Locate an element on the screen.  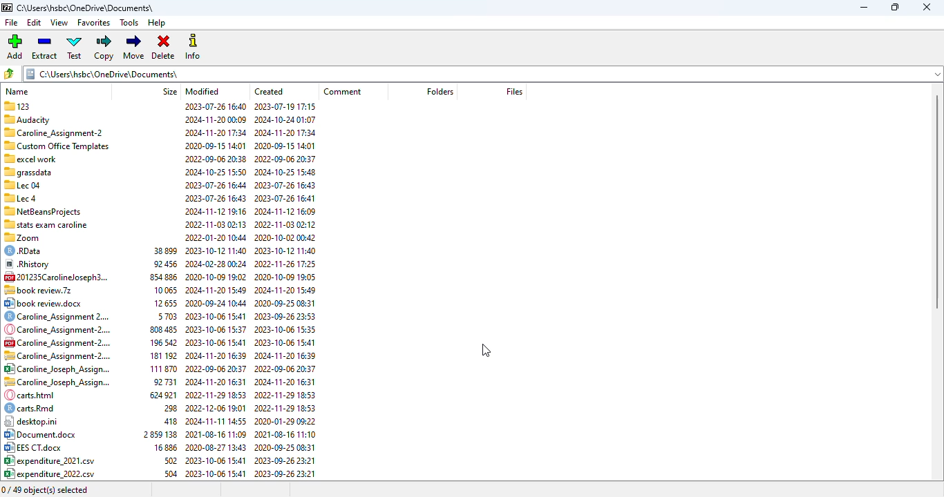
| ™1 NetBeansProjects 2024-11-12 19:16 2024-11-12 16:09 is located at coordinates (158, 197).